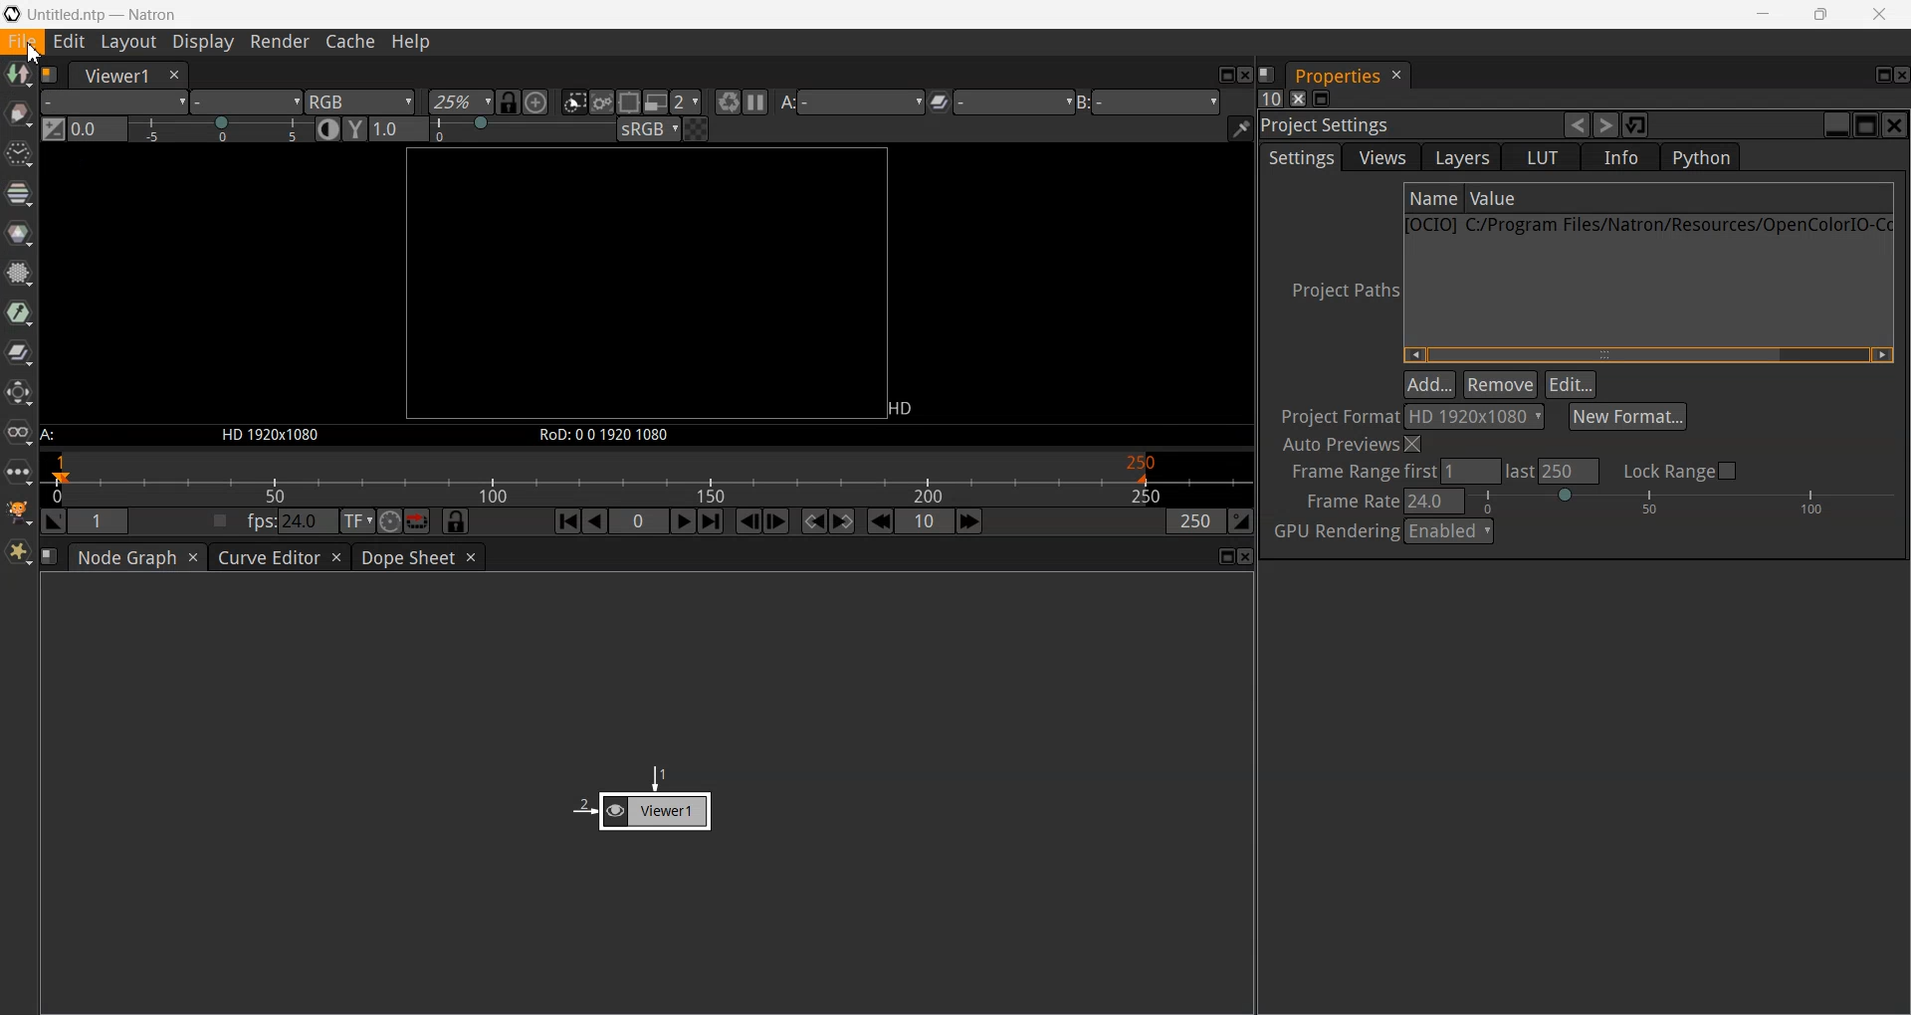 This screenshot has width=1911, height=1015. I want to click on viewer toolbar, so click(246, 102).